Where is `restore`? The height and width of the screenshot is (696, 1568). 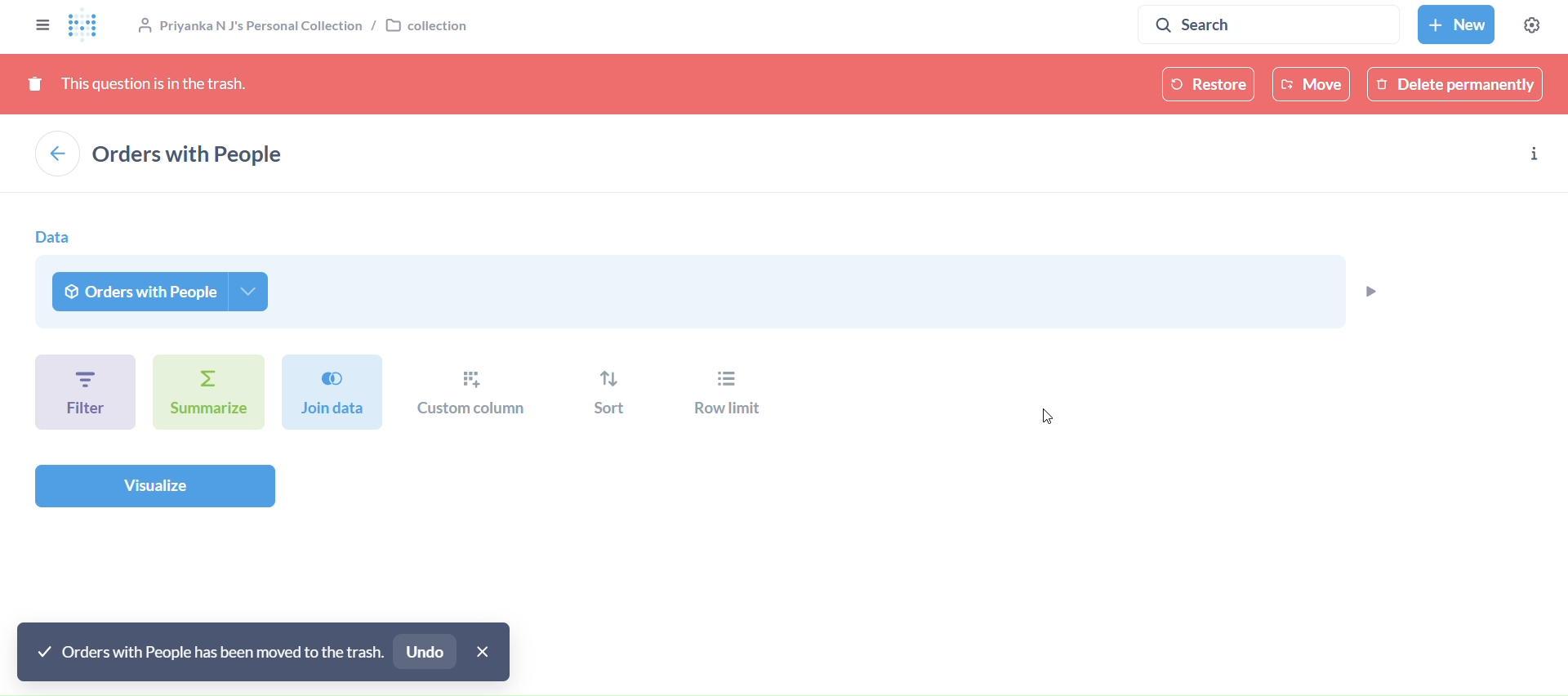
restore is located at coordinates (1211, 86).